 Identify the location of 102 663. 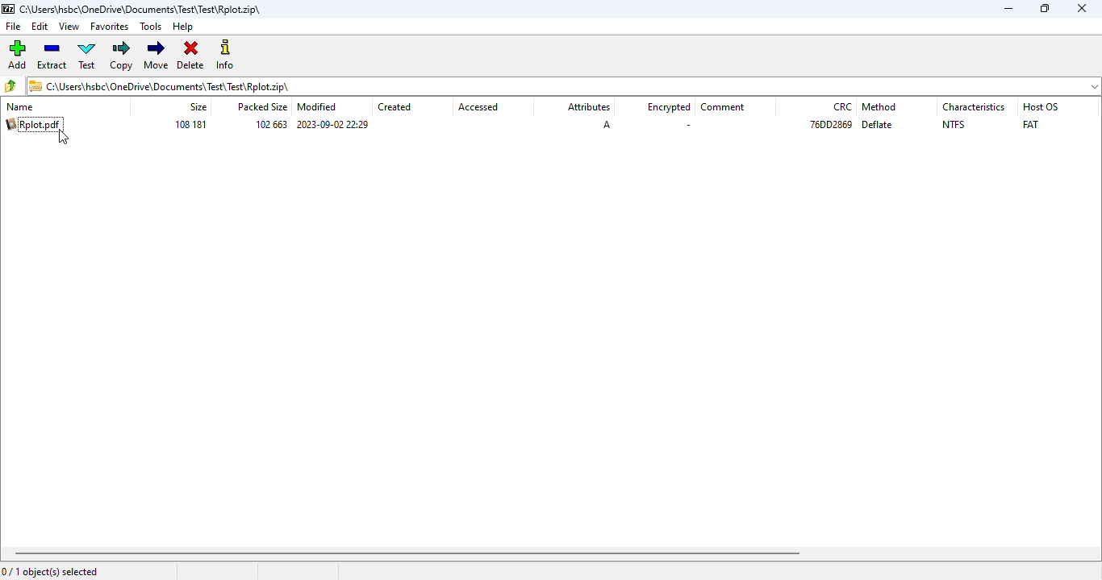
(271, 125).